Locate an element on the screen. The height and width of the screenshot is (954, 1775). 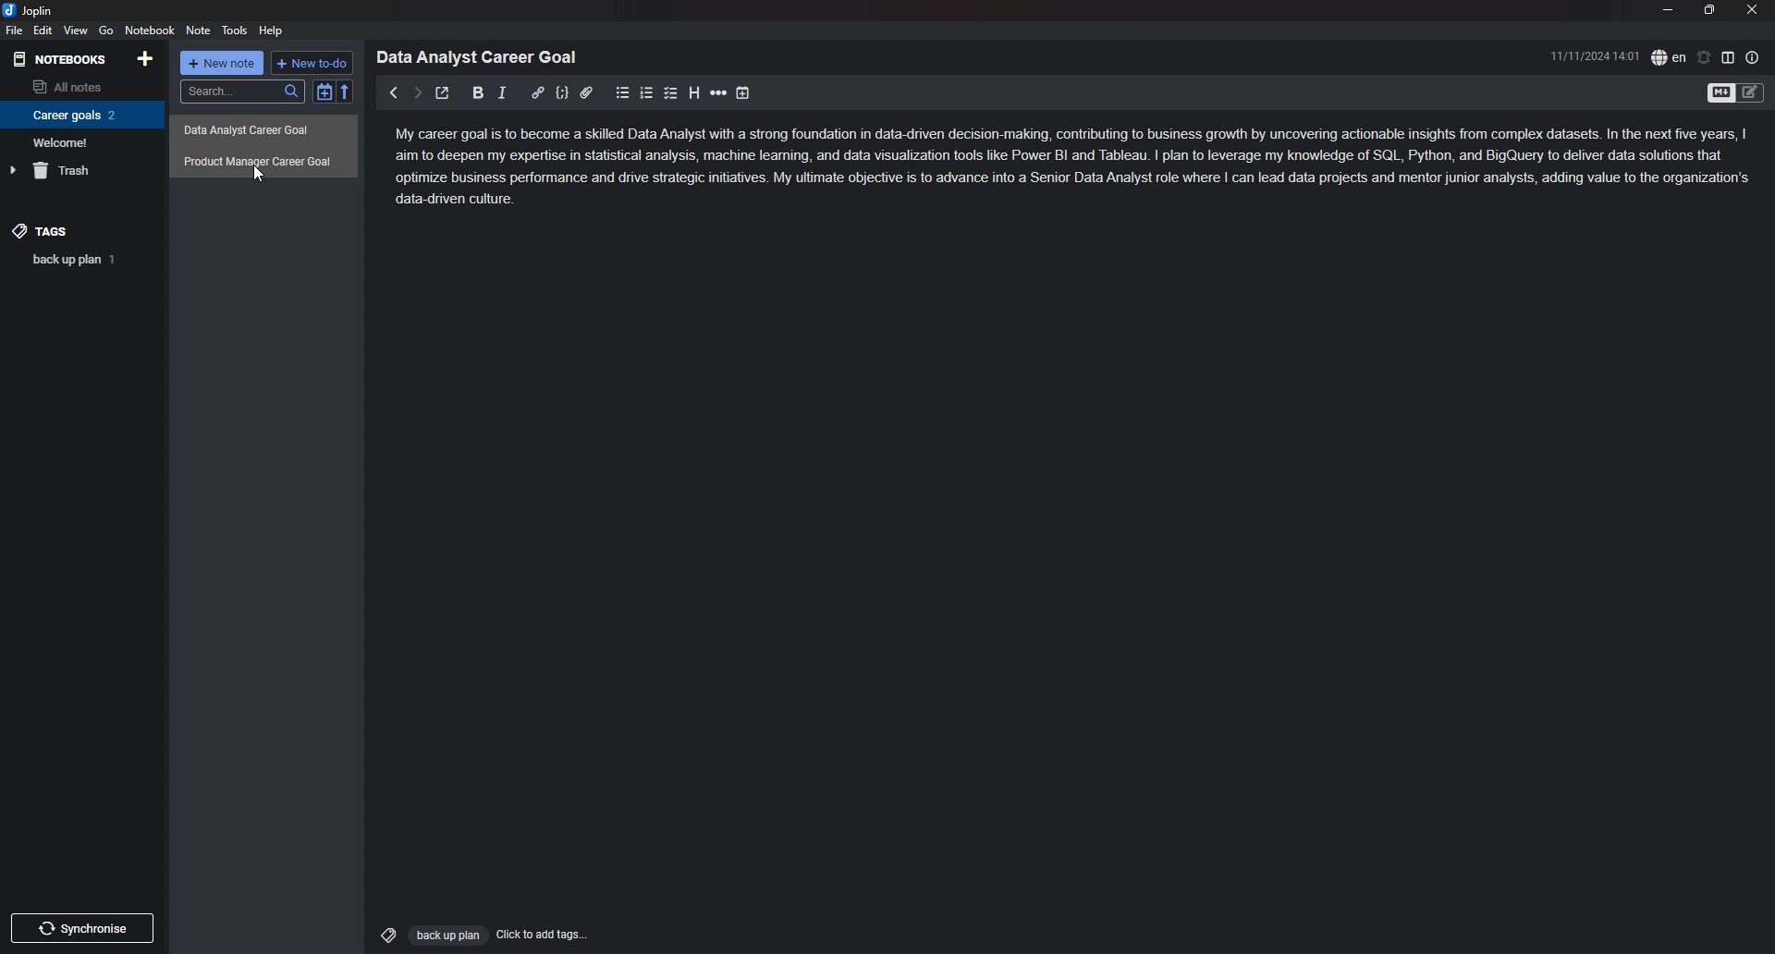
Toggle Editor is located at coordinates (1751, 94).